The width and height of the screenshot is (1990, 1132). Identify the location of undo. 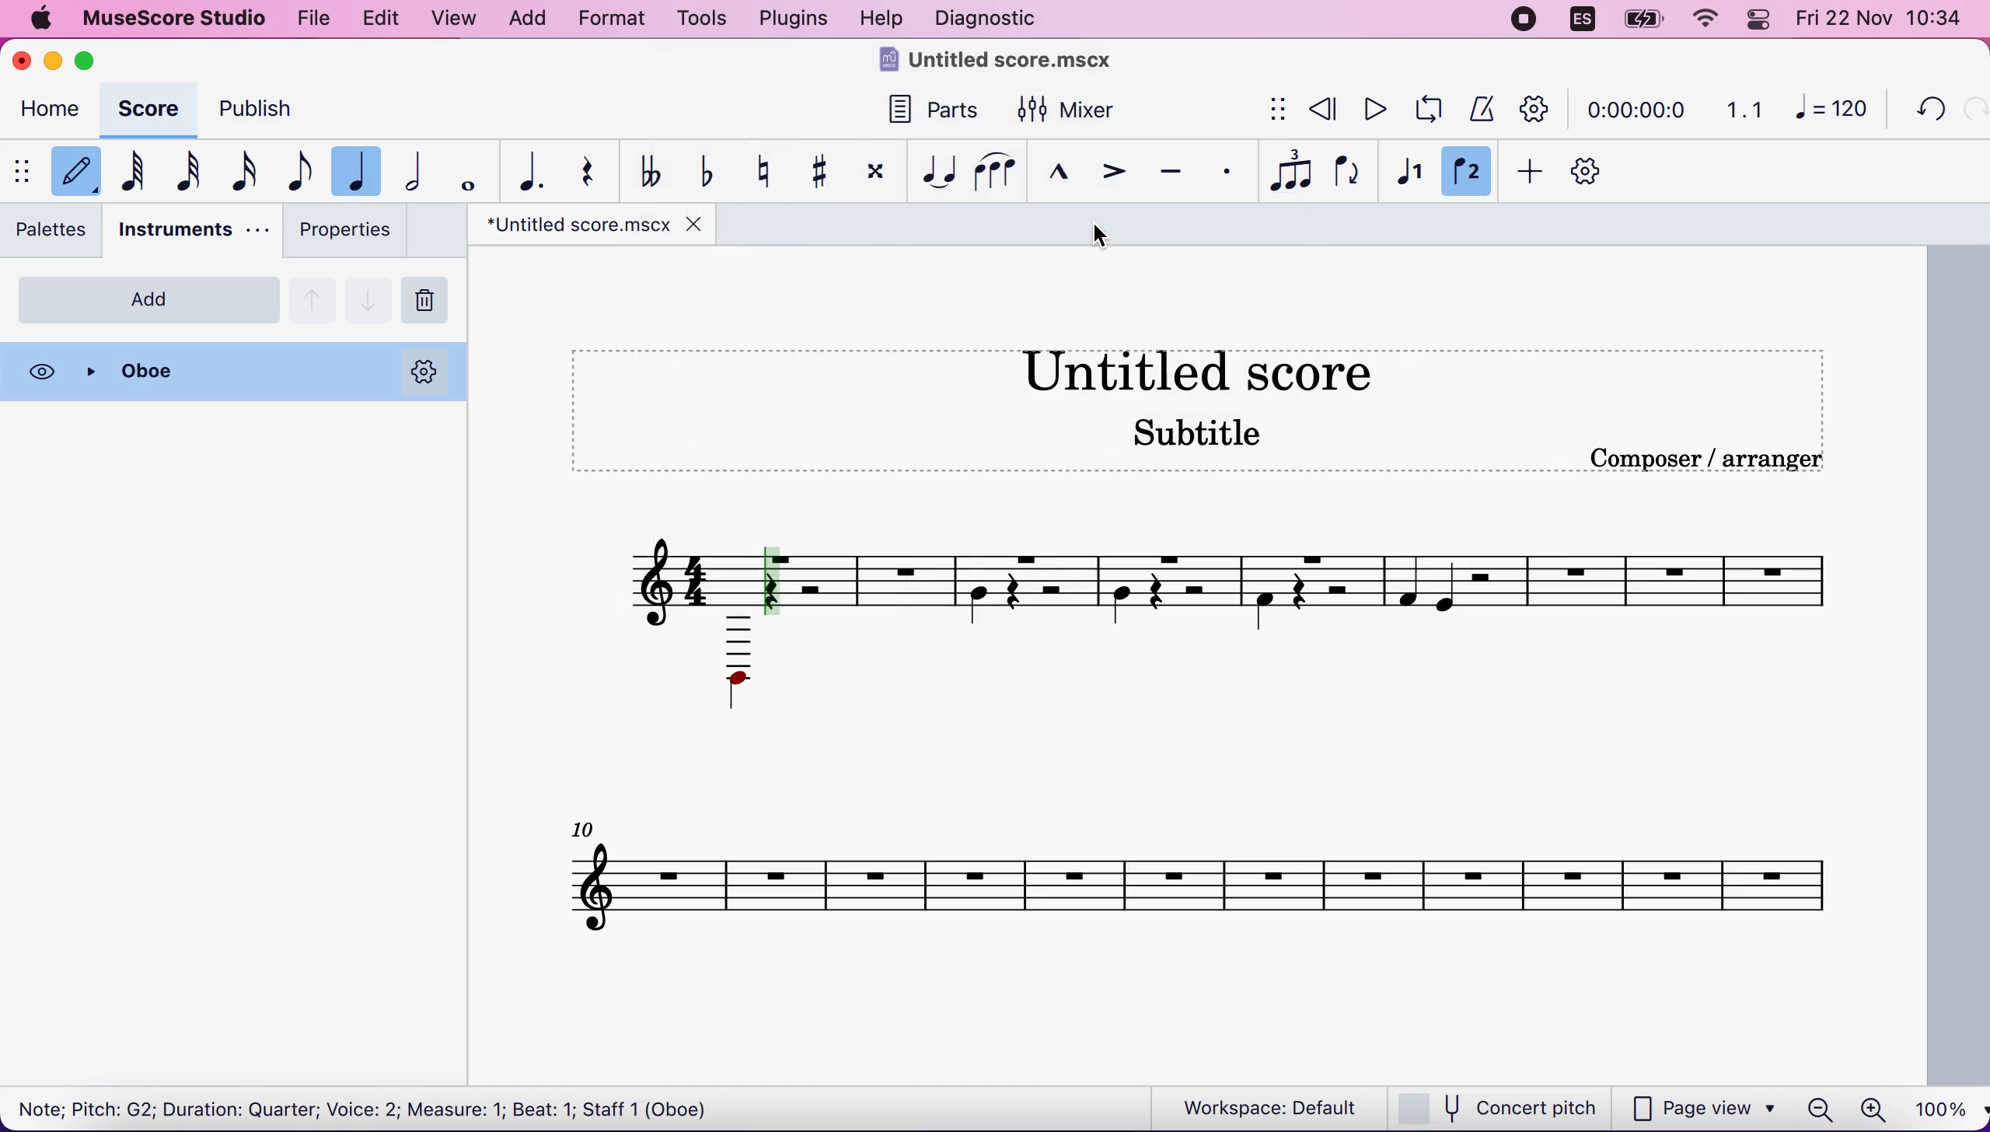
(1924, 112).